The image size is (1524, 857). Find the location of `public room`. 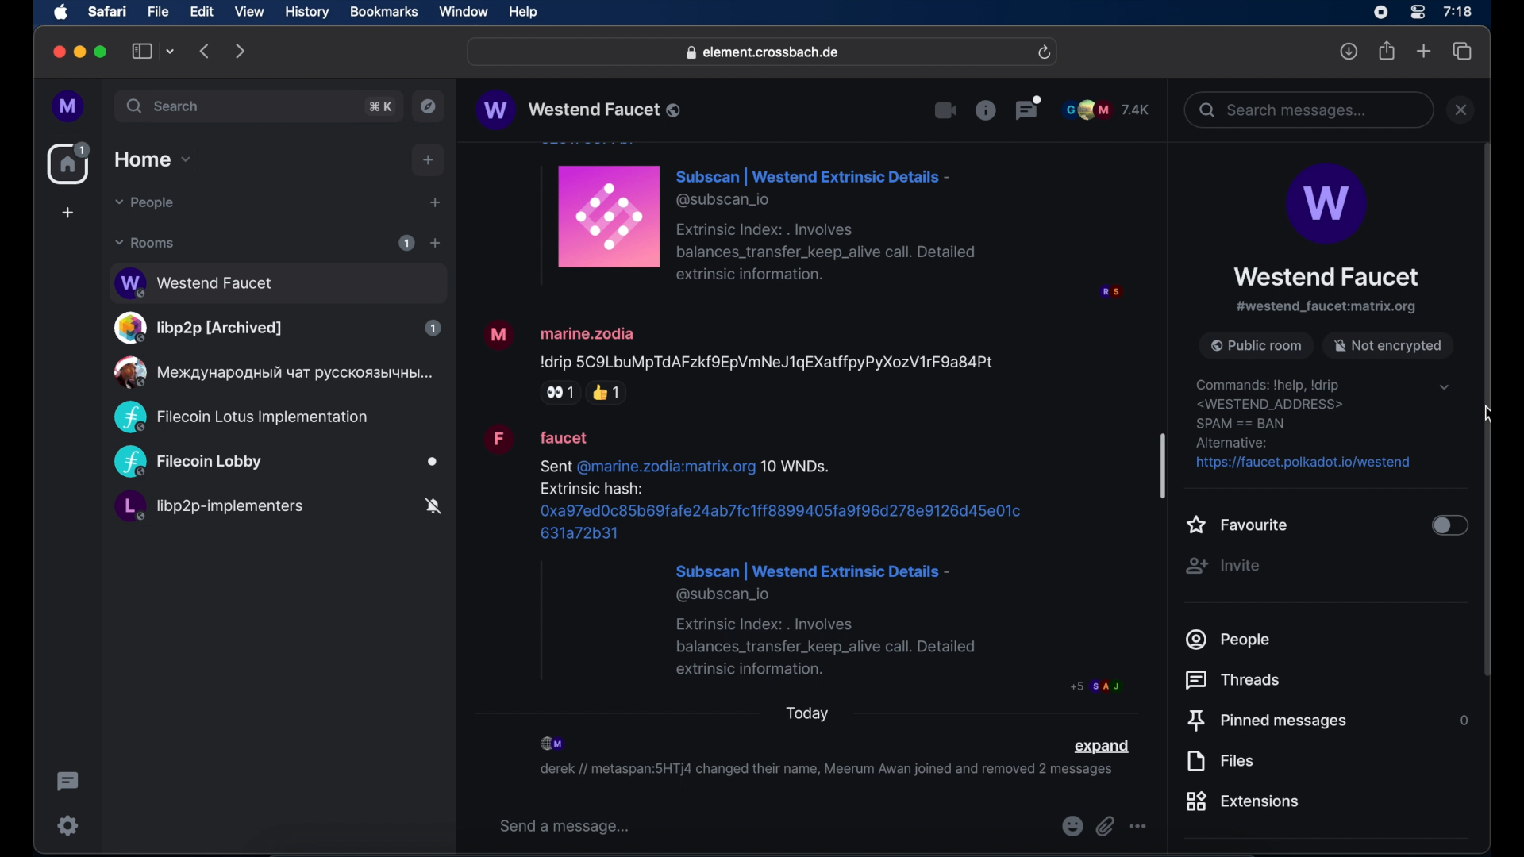

public room is located at coordinates (271, 372).